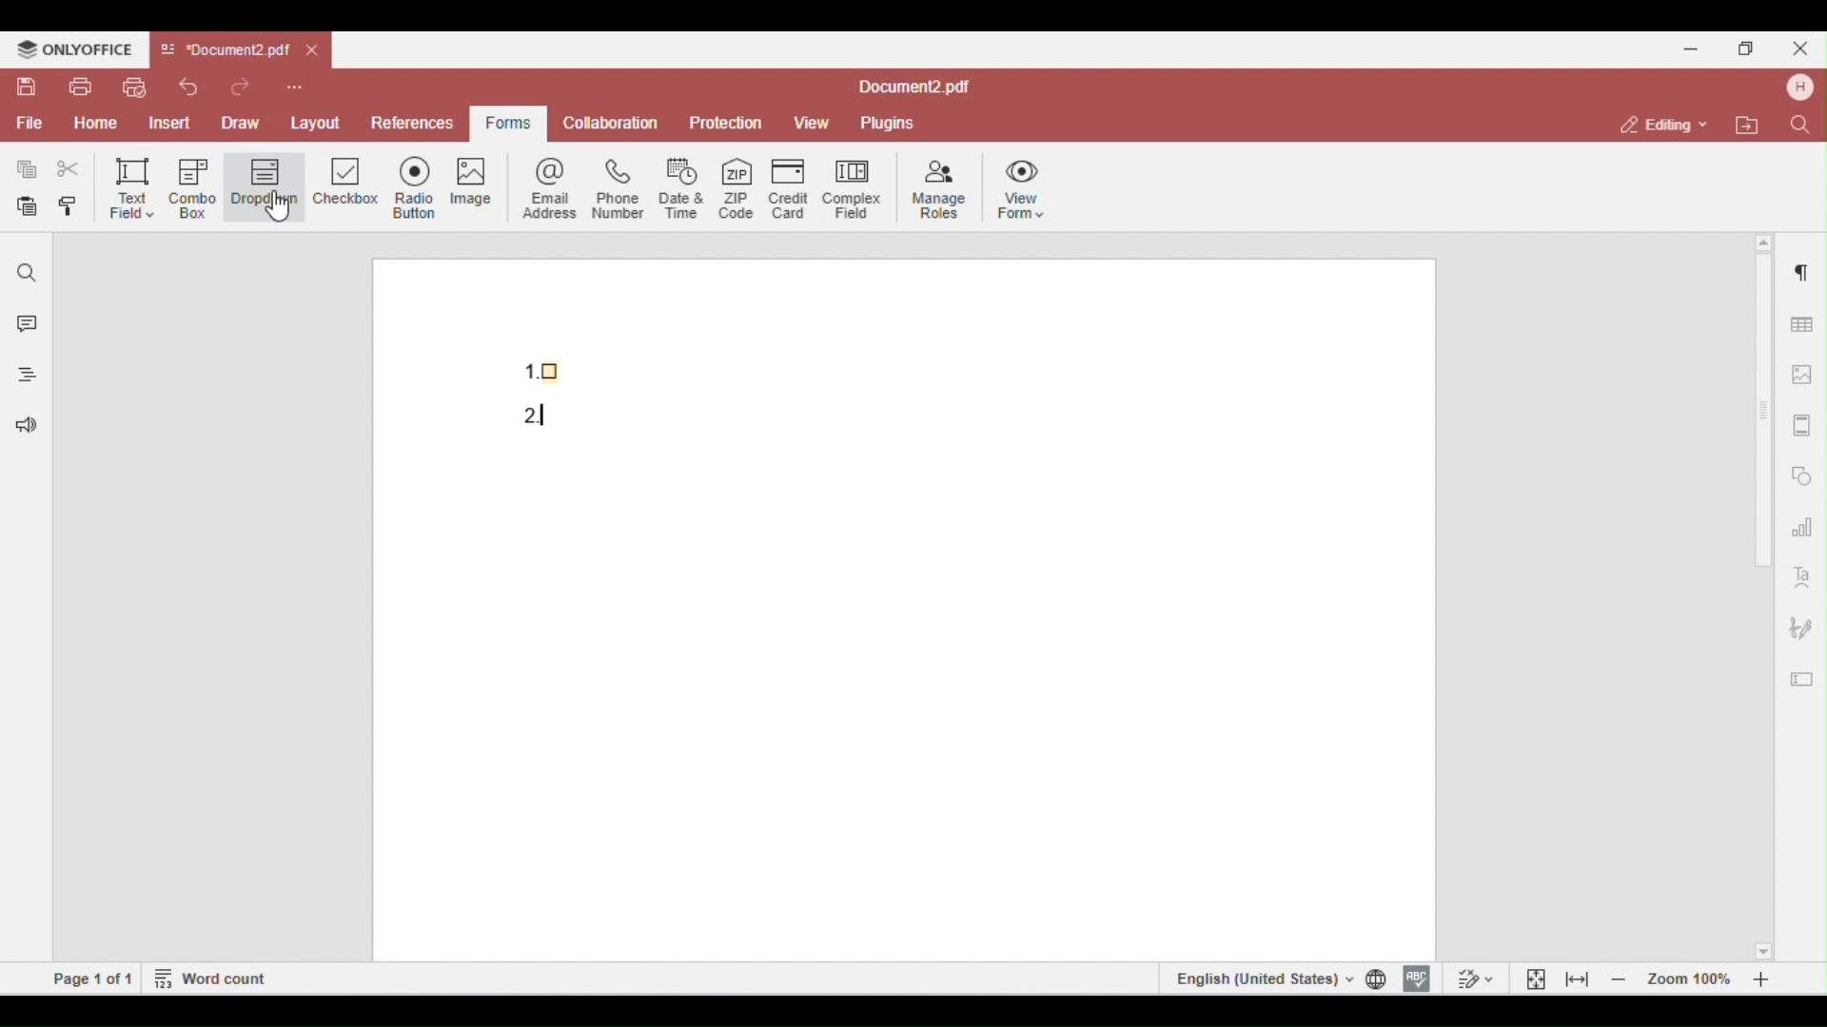  What do you see at coordinates (193, 188) in the screenshot?
I see `combo box` at bounding box center [193, 188].